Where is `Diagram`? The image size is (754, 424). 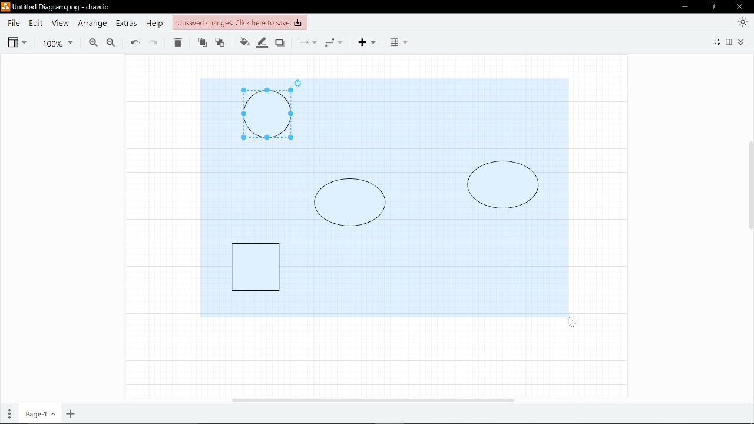 Diagram is located at coordinates (267, 114).